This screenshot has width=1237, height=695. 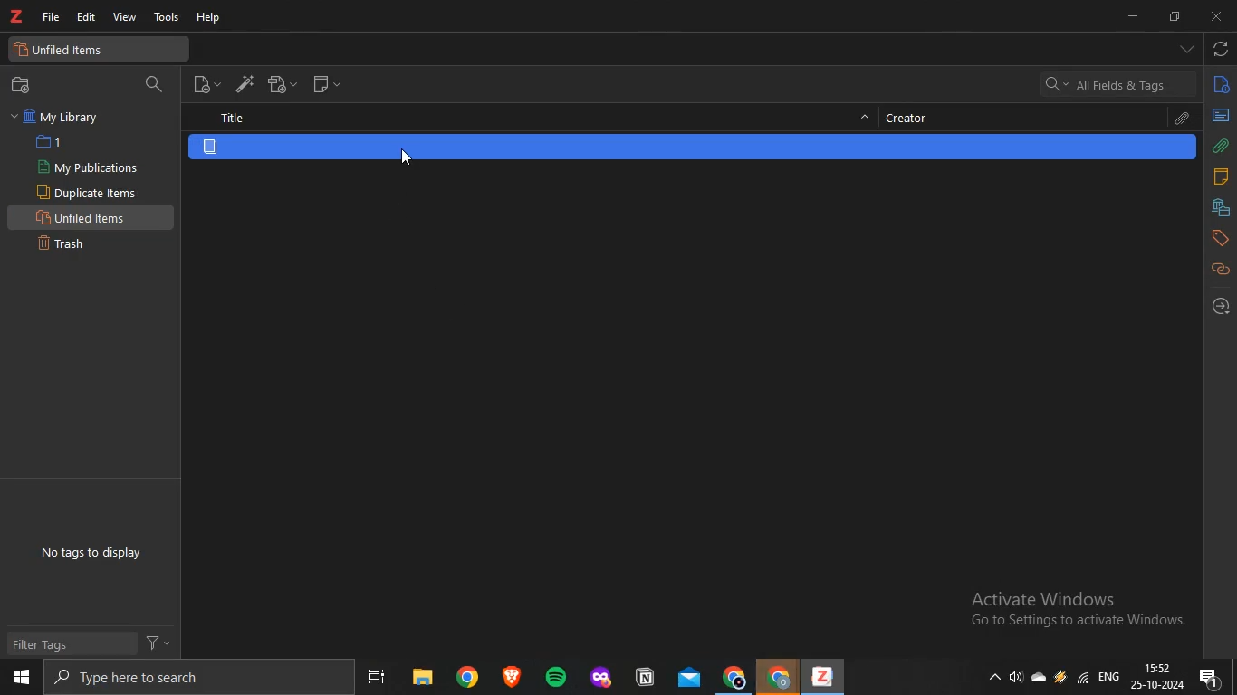 What do you see at coordinates (1220, 115) in the screenshot?
I see `abstract` at bounding box center [1220, 115].